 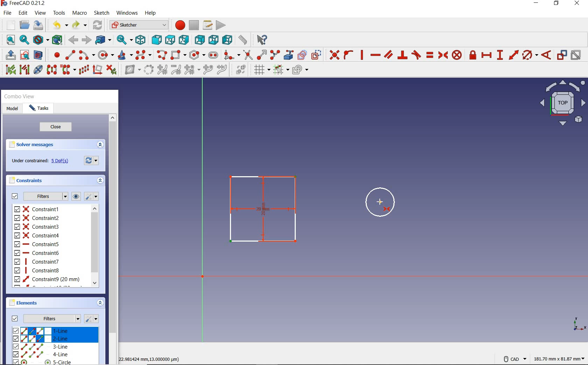 What do you see at coordinates (300, 71) in the screenshot?
I see `configure rendering order` at bounding box center [300, 71].